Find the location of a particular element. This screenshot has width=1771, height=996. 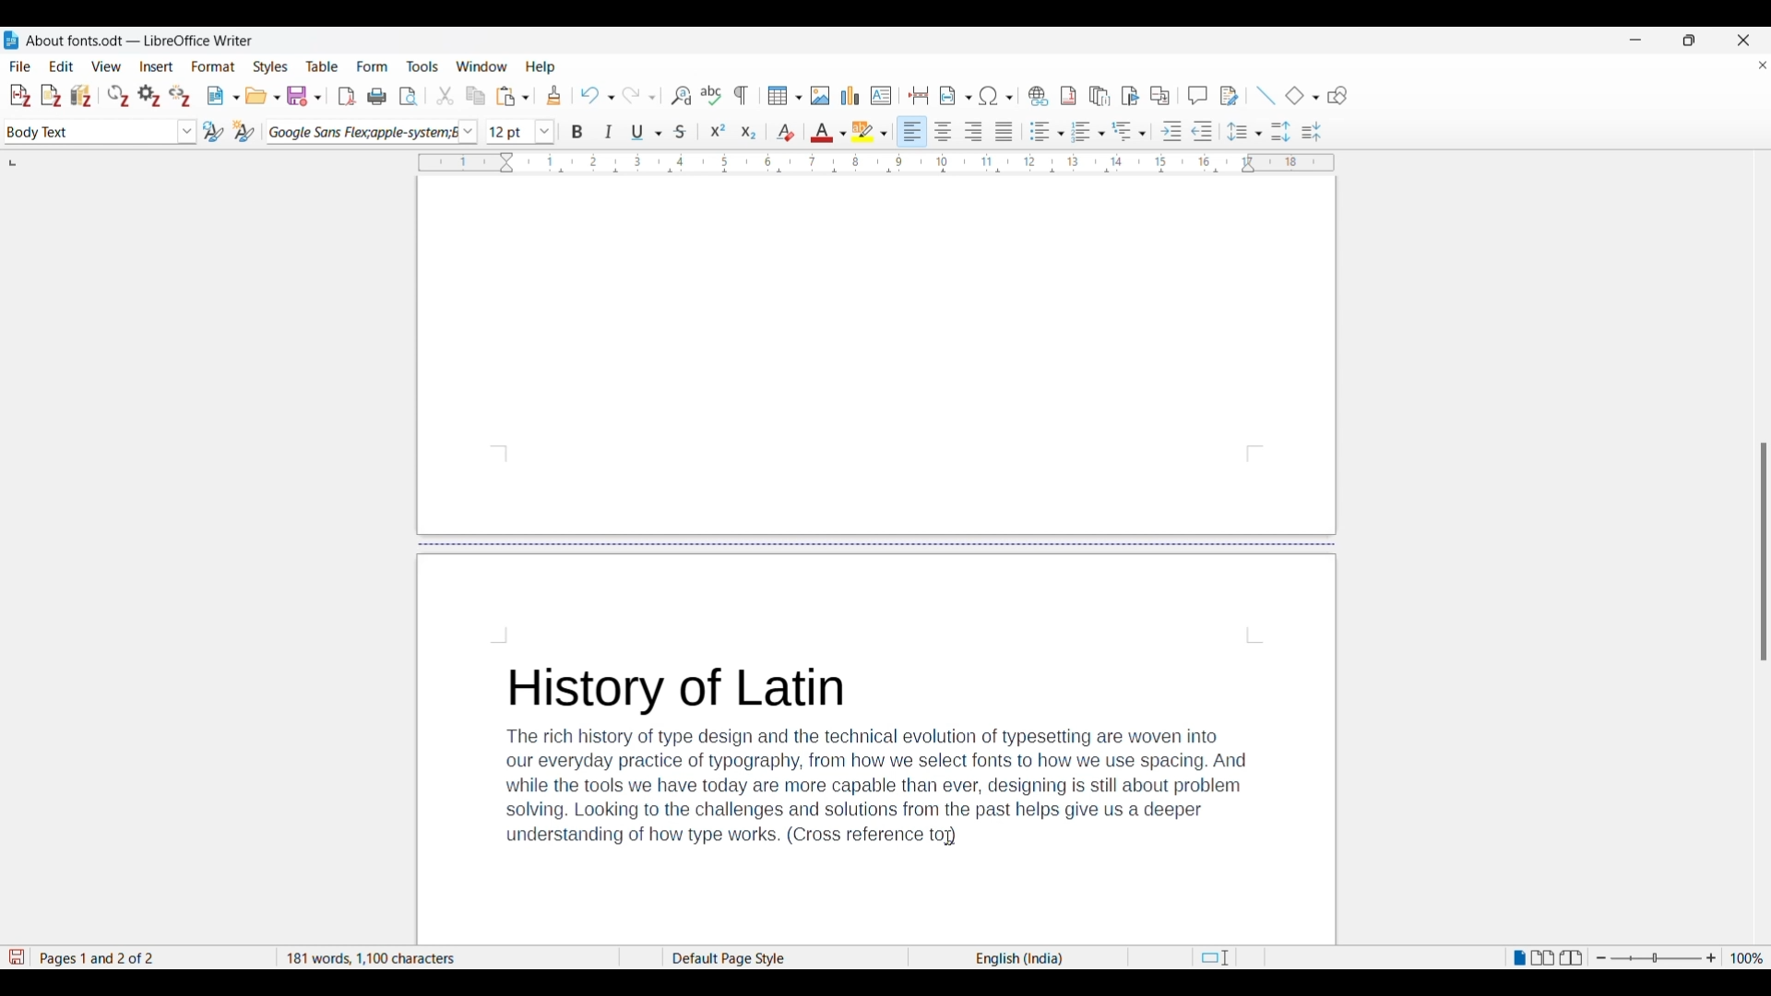

Insert comment is located at coordinates (1197, 95).